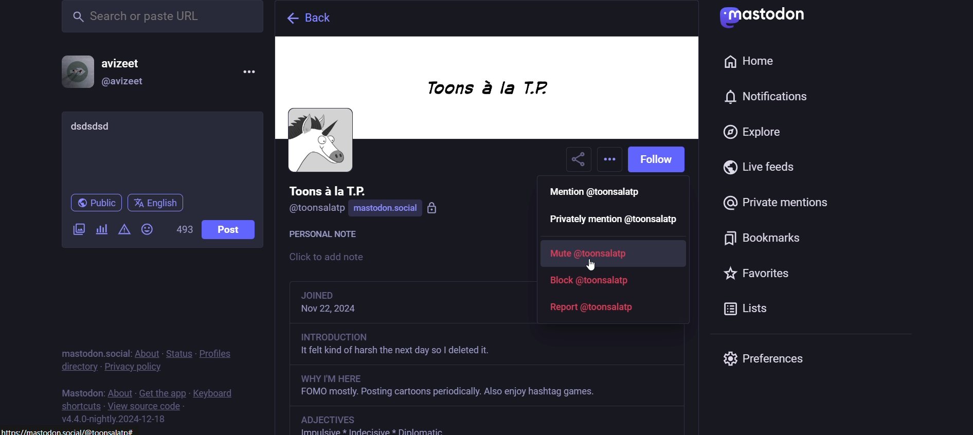 This screenshot has width=973, height=435. I want to click on user informatin, so click(350, 303).